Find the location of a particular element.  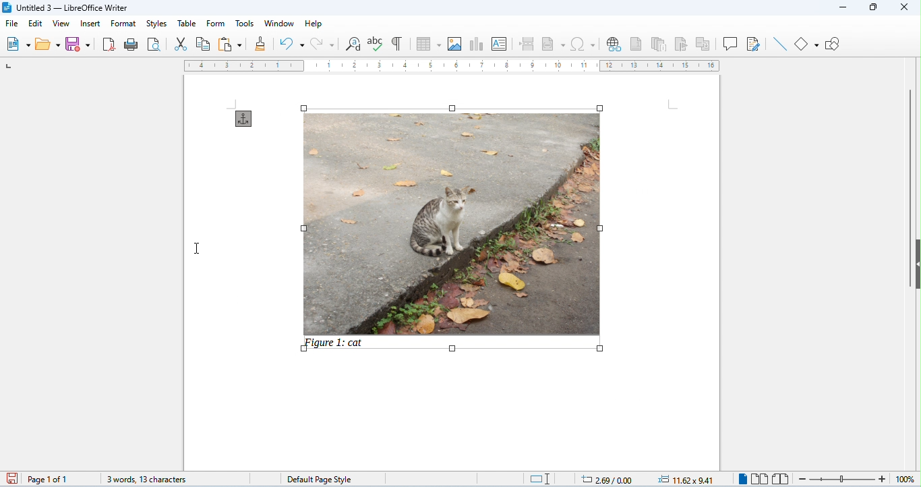

page 1 of 1 is located at coordinates (49, 479).